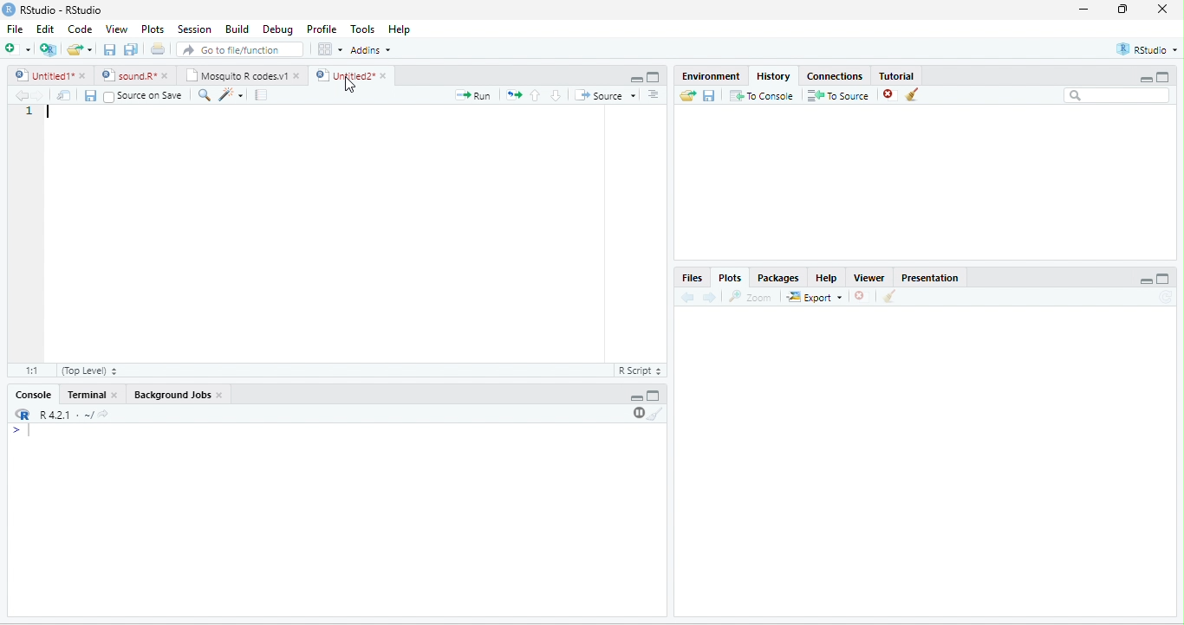  What do you see at coordinates (778, 279) in the screenshot?
I see `Packages` at bounding box center [778, 279].